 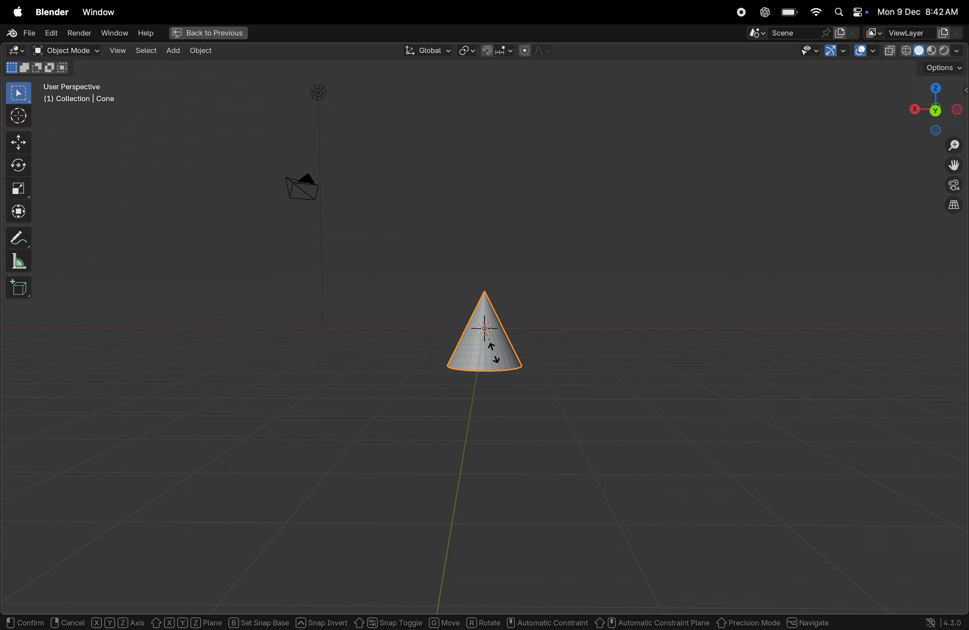 I want to click on render, so click(x=78, y=33).